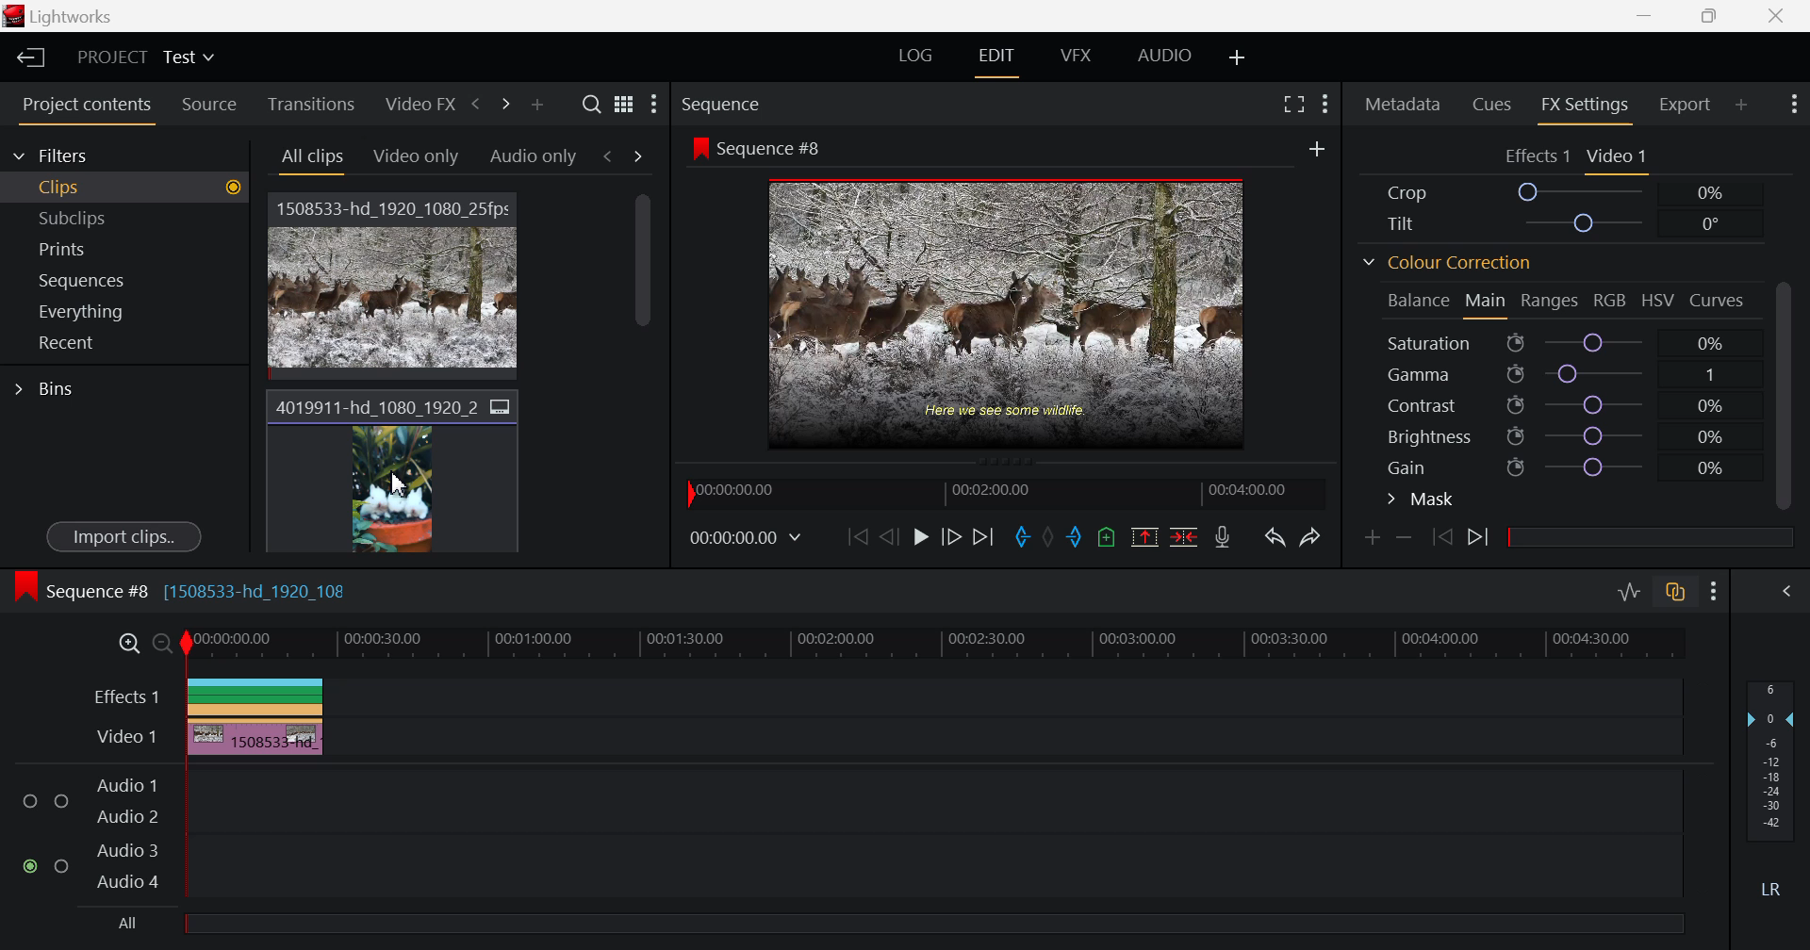 The width and height of the screenshot is (1810, 950). Describe the element at coordinates (1110, 538) in the screenshot. I see `Mark Cue` at that location.